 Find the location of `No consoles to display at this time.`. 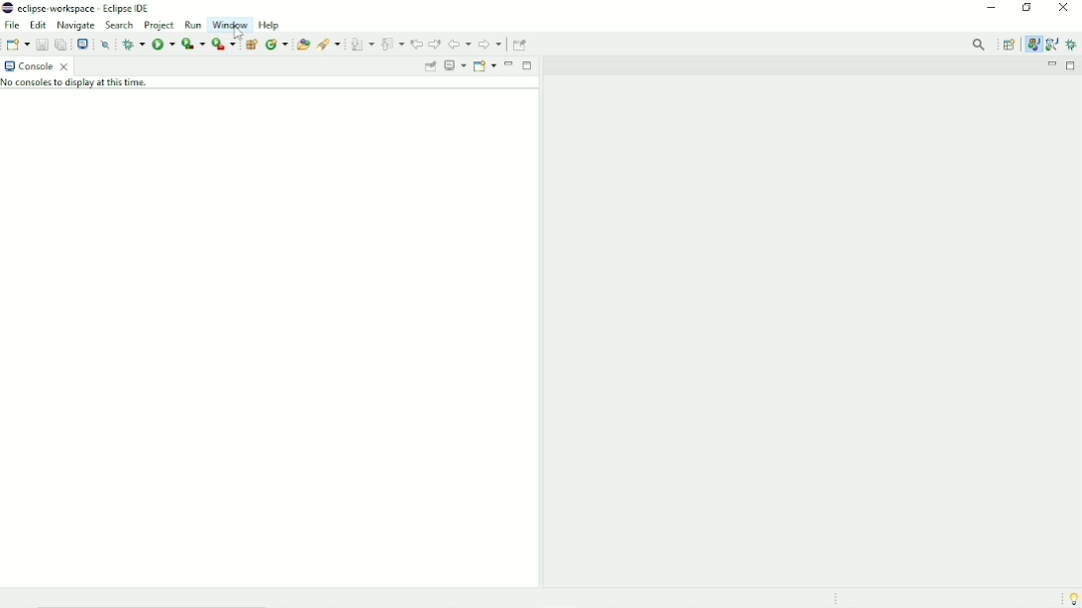

No consoles to display at this time. is located at coordinates (82, 85).